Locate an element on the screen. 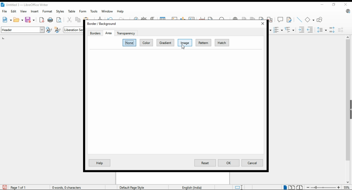 This screenshot has width=352, height=190. new style from selection is located at coordinates (58, 30).